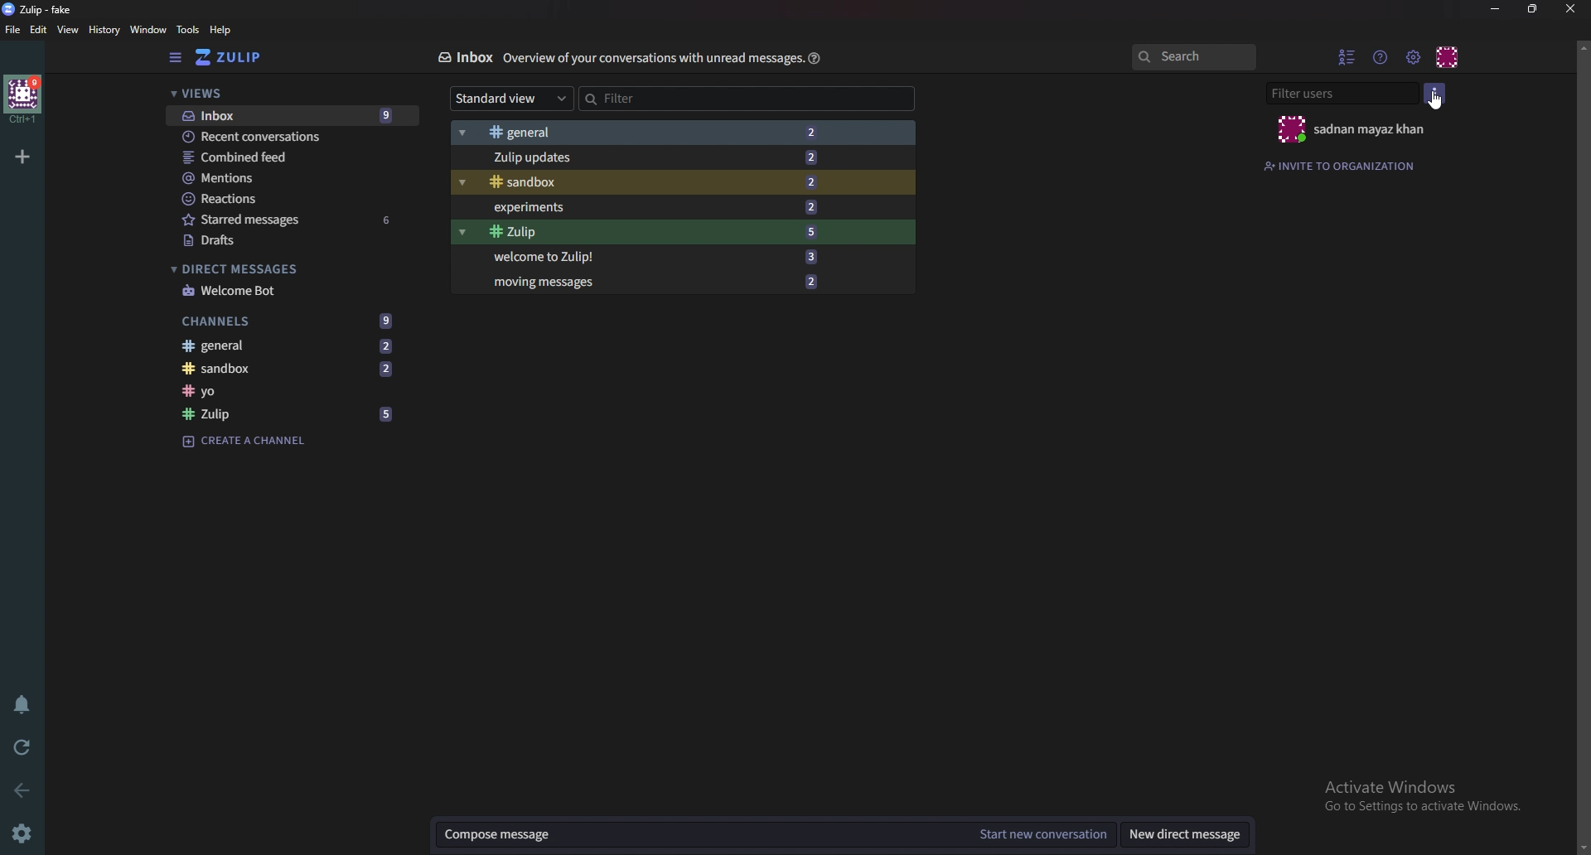 The width and height of the screenshot is (1591, 855). What do you see at coordinates (26, 703) in the screenshot?
I see `Enable do not disturb` at bounding box center [26, 703].